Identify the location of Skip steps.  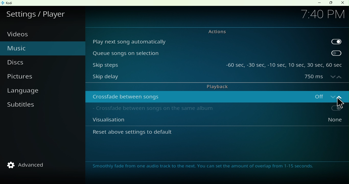
(155, 63).